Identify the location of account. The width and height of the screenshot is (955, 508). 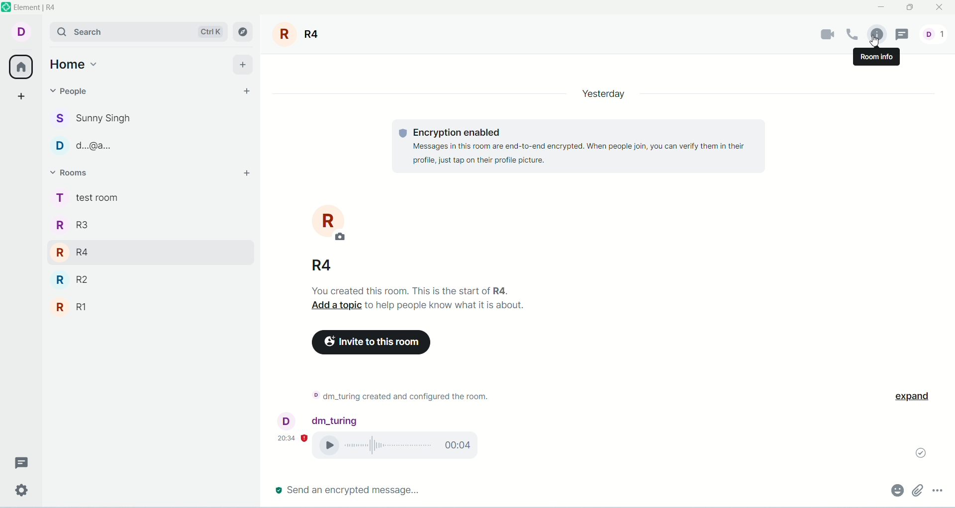
(20, 31).